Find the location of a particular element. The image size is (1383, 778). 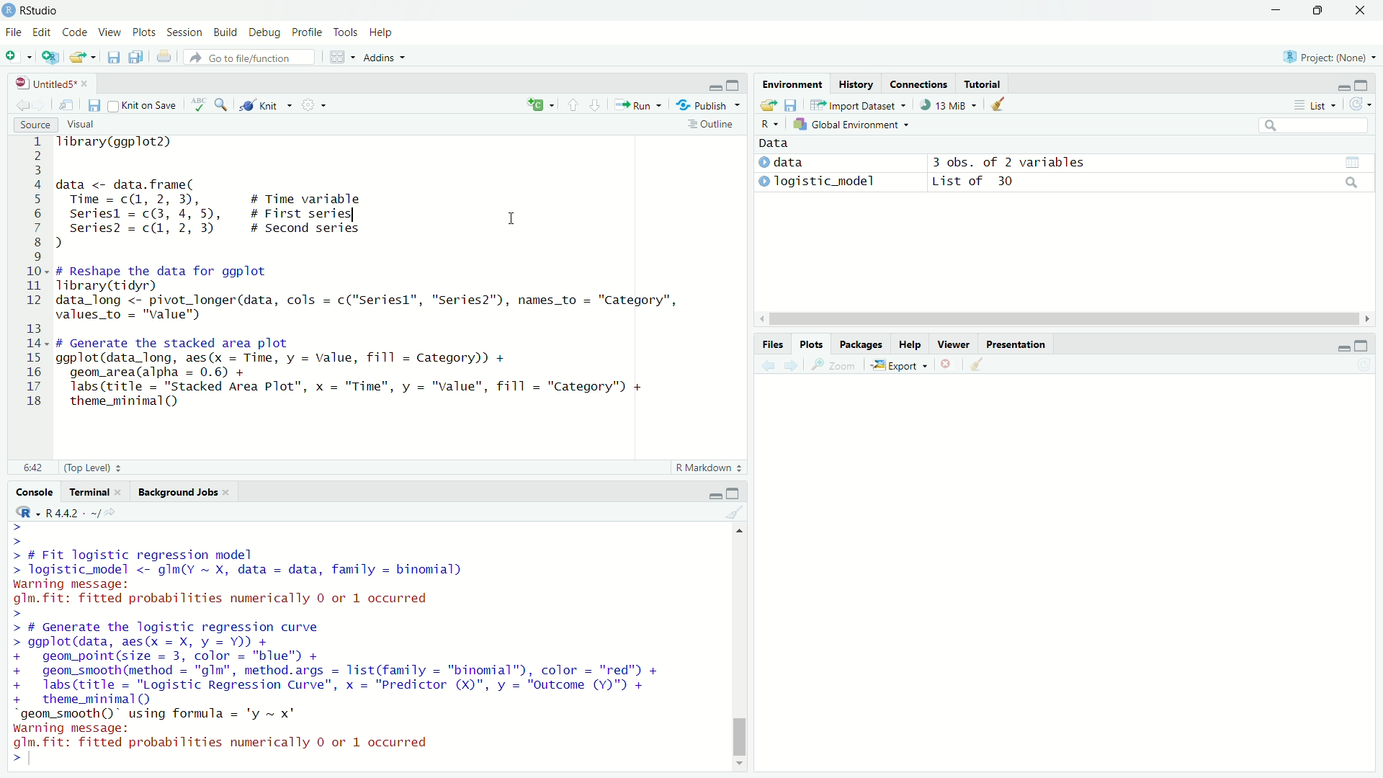

more is located at coordinates (1297, 107).